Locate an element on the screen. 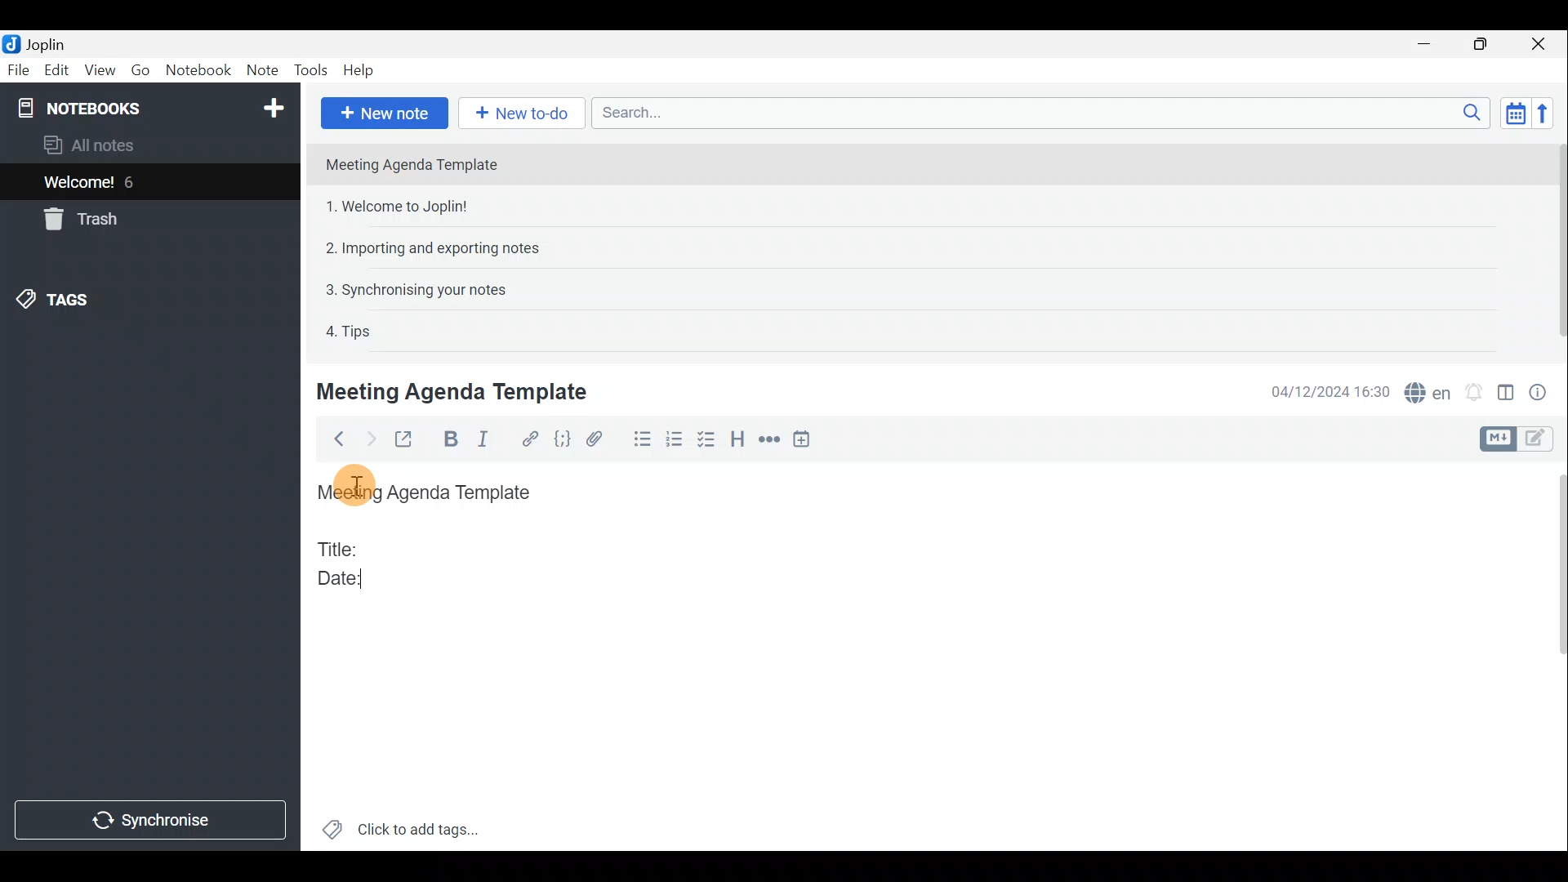  2. Importing and exporting notes is located at coordinates (439, 248).